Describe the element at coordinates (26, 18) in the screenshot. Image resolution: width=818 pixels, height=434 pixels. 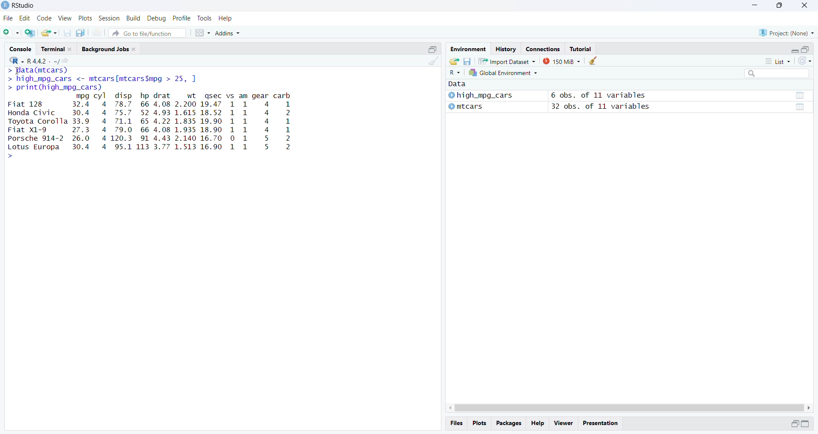
I see `Edit` at that location.